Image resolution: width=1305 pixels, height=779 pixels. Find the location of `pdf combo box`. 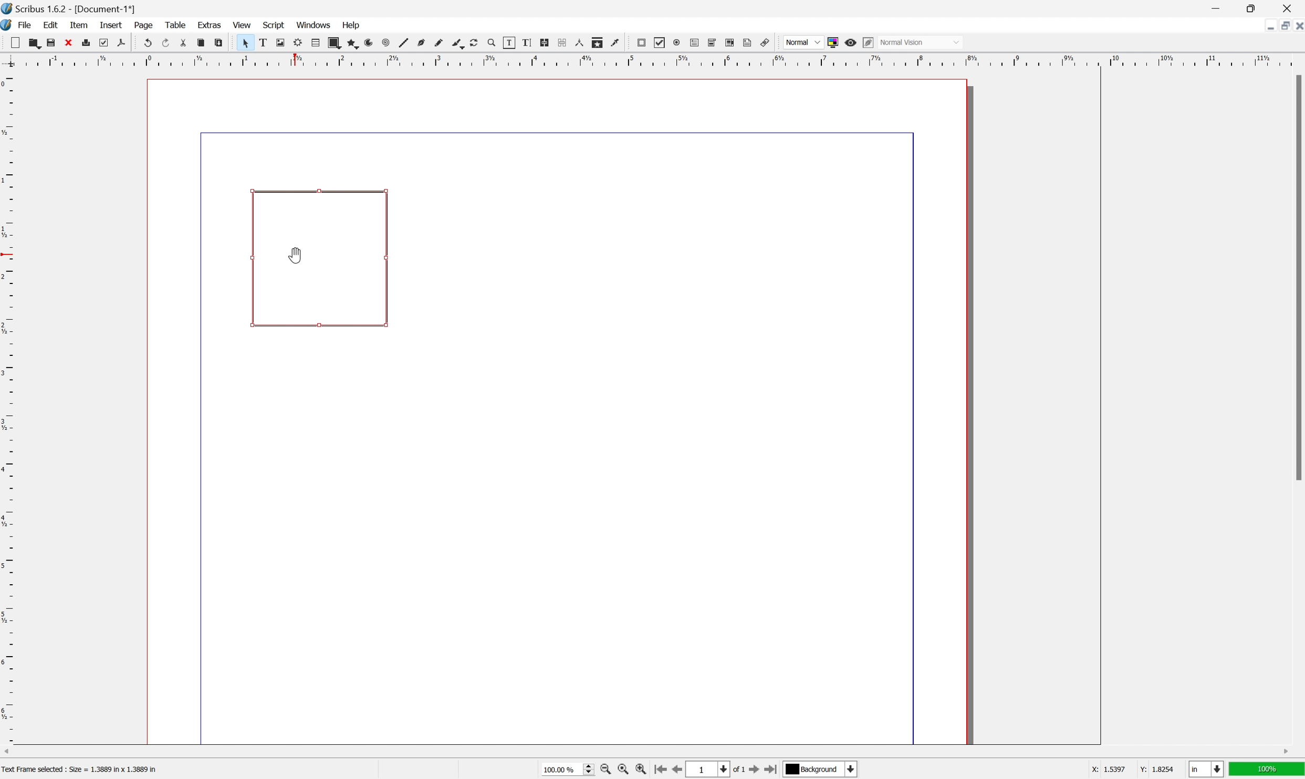

pdf combo box is located at coordinates (712, 42).